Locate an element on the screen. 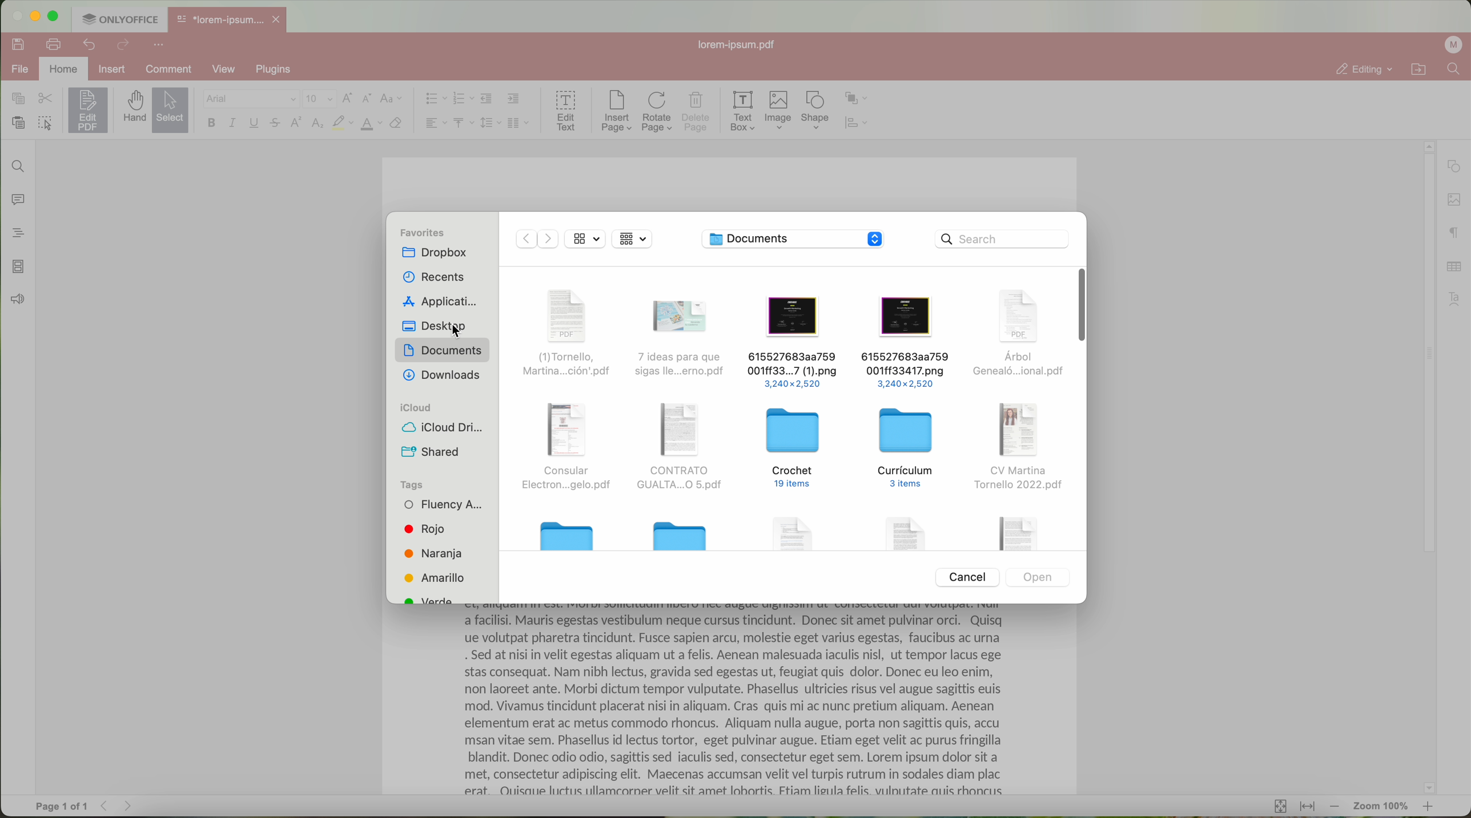 The image size is (1471, 818). 615527683aa759
001ff33...7 (1).png
3240x2520 is located at coordinates (792, 341).